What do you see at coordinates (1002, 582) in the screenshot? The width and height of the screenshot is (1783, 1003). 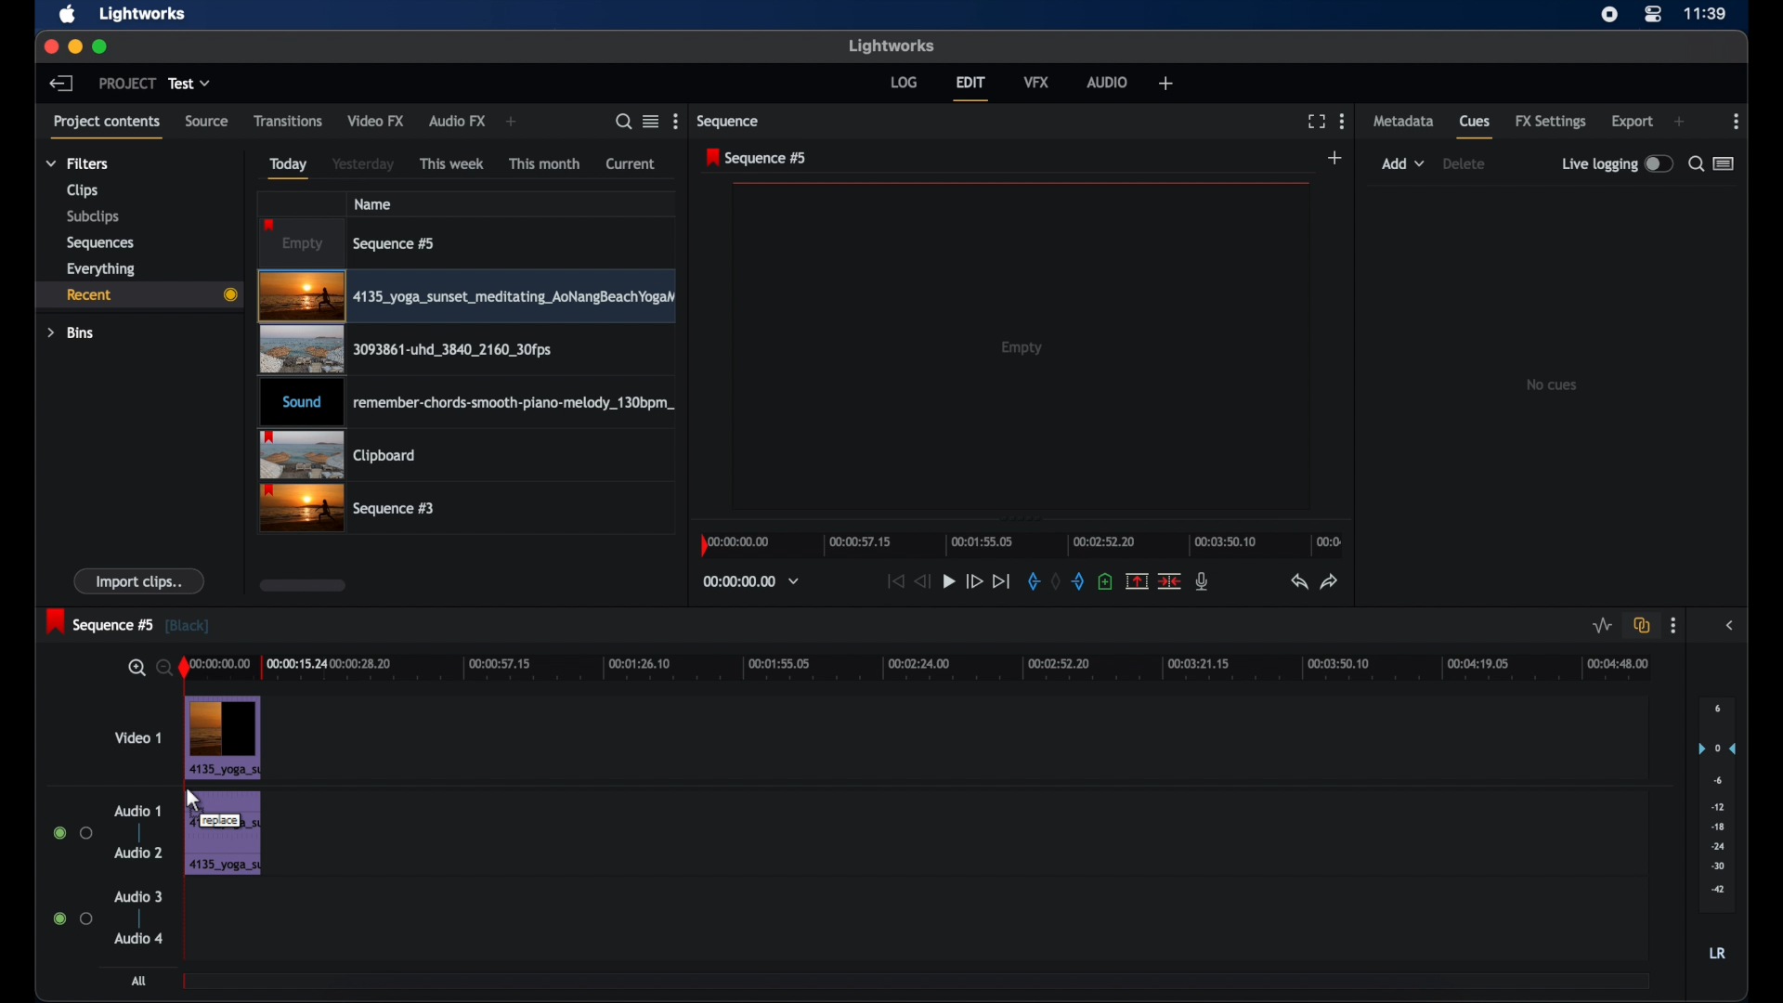 I see `jump to end` at bounding box center [1002, 582].